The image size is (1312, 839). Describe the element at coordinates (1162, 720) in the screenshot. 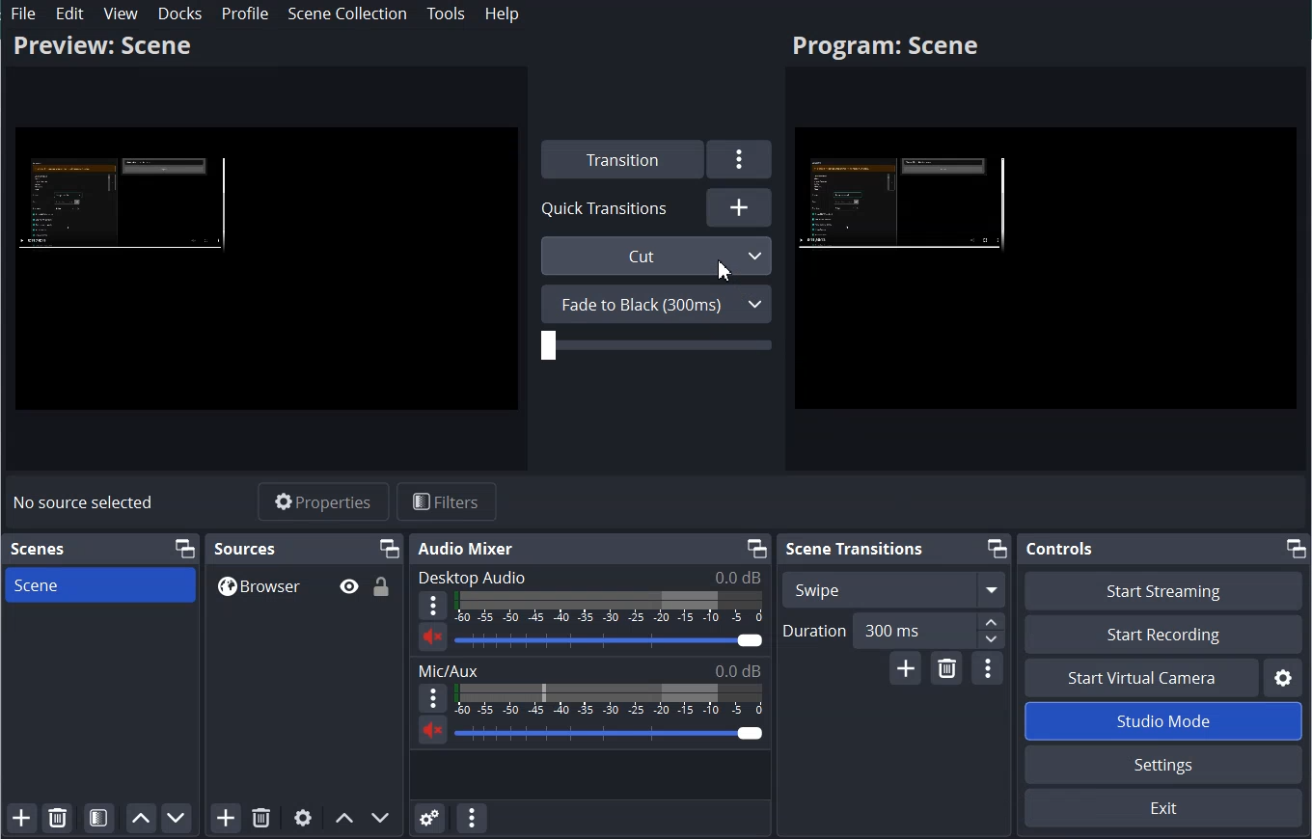

I see `Studio Mode` at that location.